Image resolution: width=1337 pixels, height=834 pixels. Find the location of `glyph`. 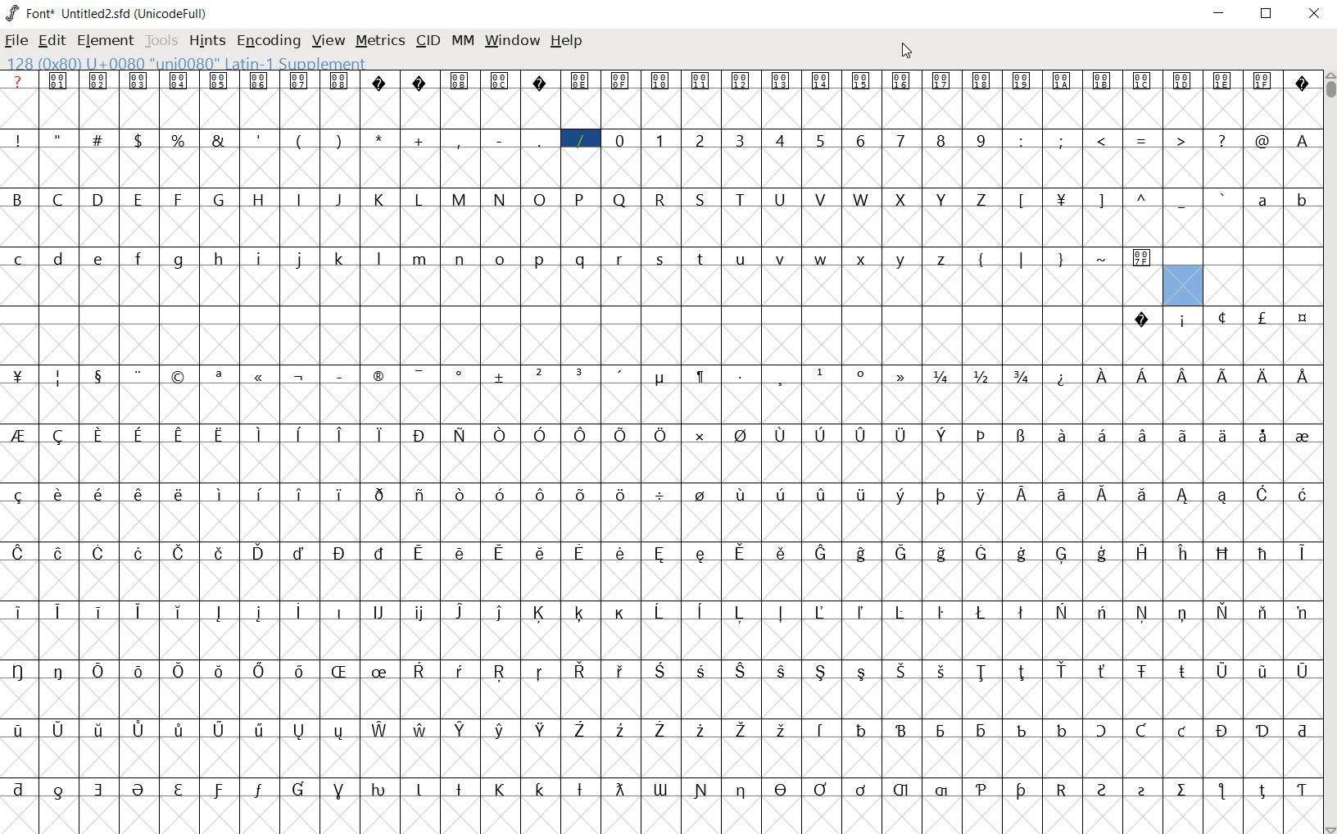

glyph is located at coordinates (1262, 732).